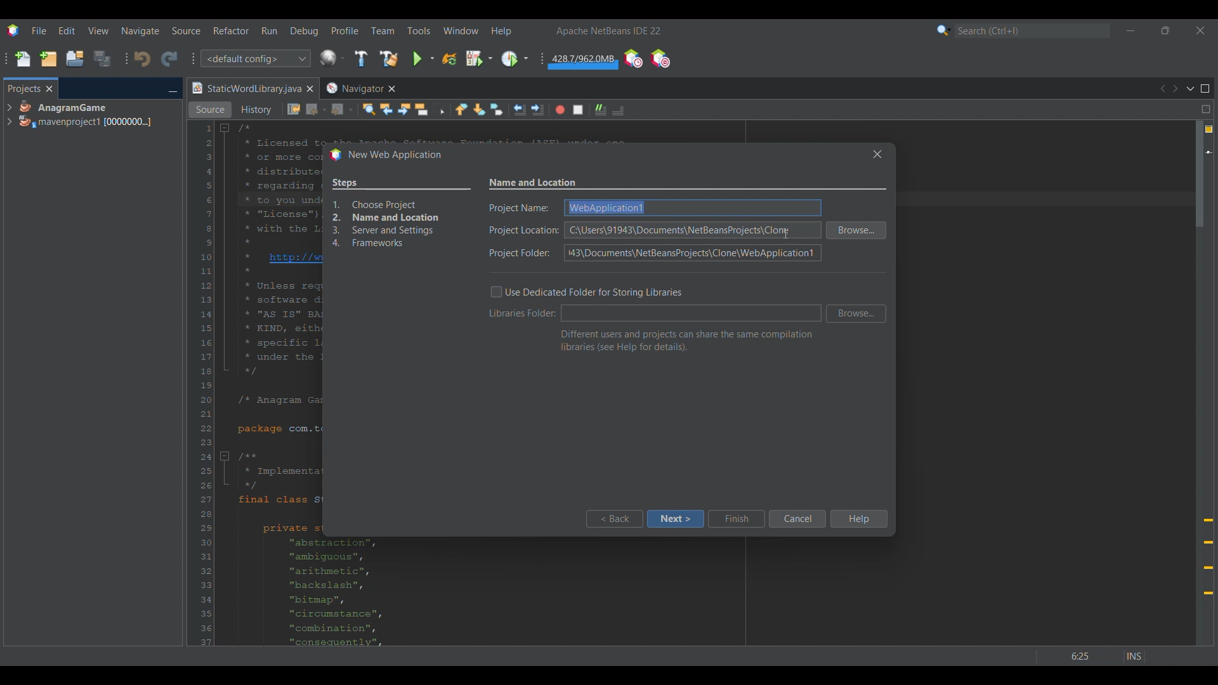 The width and height of the screenshot is (1218, 685). Describe the element at coordinates (269, 30) in the screenshot. I see `Run menu` at that location.